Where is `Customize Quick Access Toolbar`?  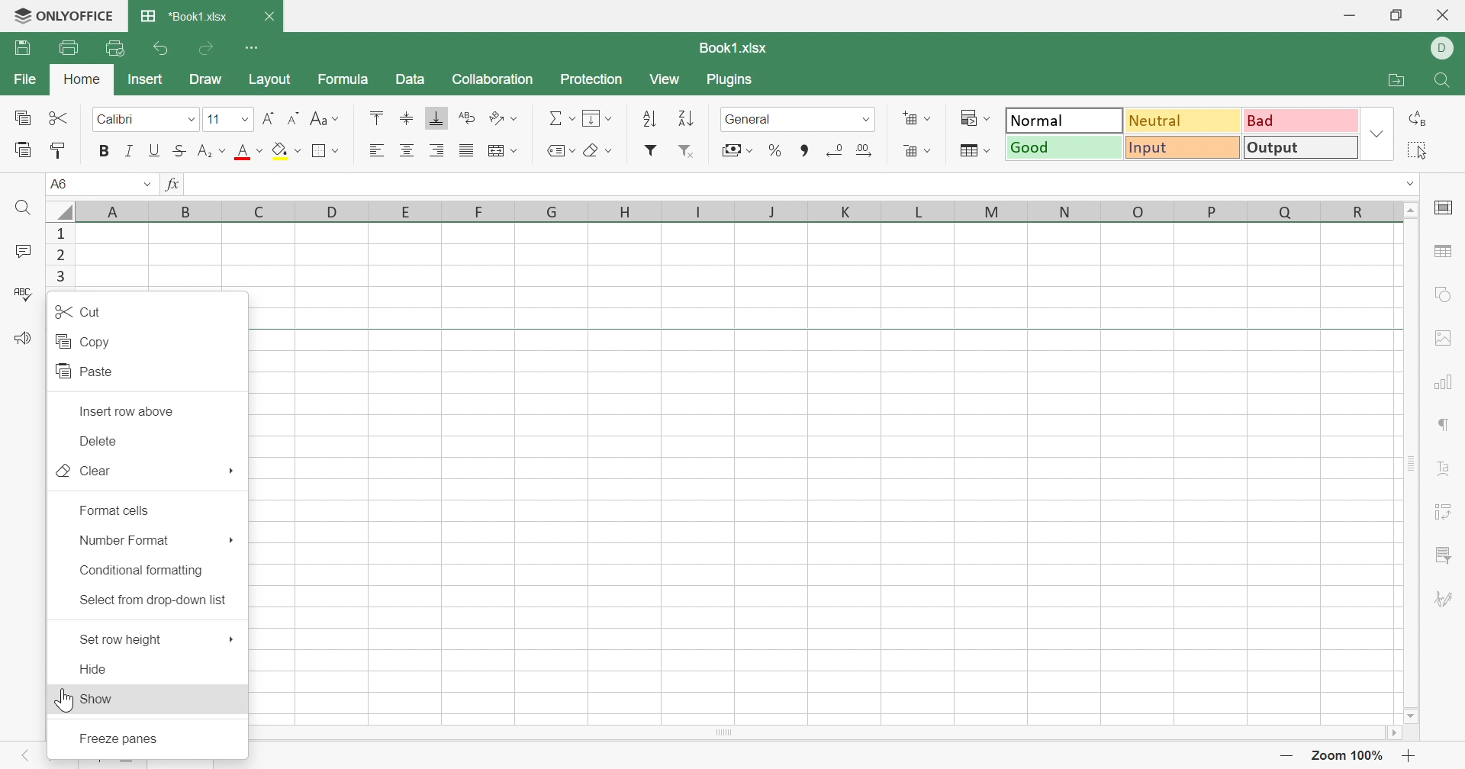
Customize Quick Access Toolbar is located at coordinates (251, 46).